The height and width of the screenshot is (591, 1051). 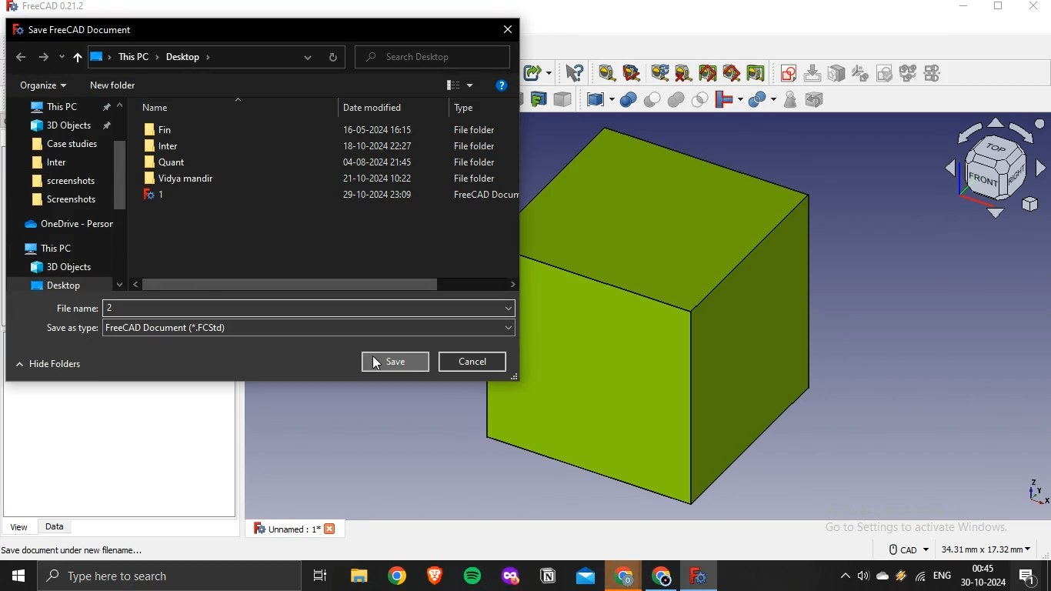 What do you see at coordinates (71, 328) in the screenshot?
I see `Save as type` at bounding box center [71, 328].